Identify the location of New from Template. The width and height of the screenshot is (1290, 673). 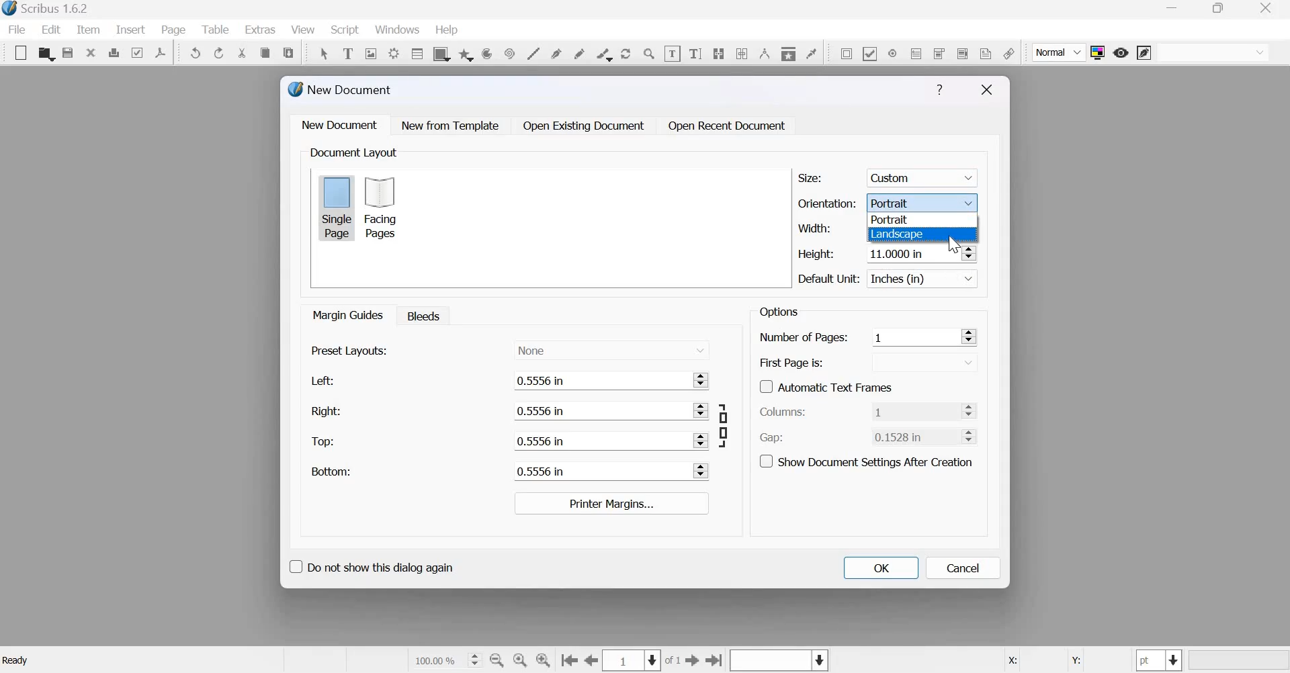
(453, 125).